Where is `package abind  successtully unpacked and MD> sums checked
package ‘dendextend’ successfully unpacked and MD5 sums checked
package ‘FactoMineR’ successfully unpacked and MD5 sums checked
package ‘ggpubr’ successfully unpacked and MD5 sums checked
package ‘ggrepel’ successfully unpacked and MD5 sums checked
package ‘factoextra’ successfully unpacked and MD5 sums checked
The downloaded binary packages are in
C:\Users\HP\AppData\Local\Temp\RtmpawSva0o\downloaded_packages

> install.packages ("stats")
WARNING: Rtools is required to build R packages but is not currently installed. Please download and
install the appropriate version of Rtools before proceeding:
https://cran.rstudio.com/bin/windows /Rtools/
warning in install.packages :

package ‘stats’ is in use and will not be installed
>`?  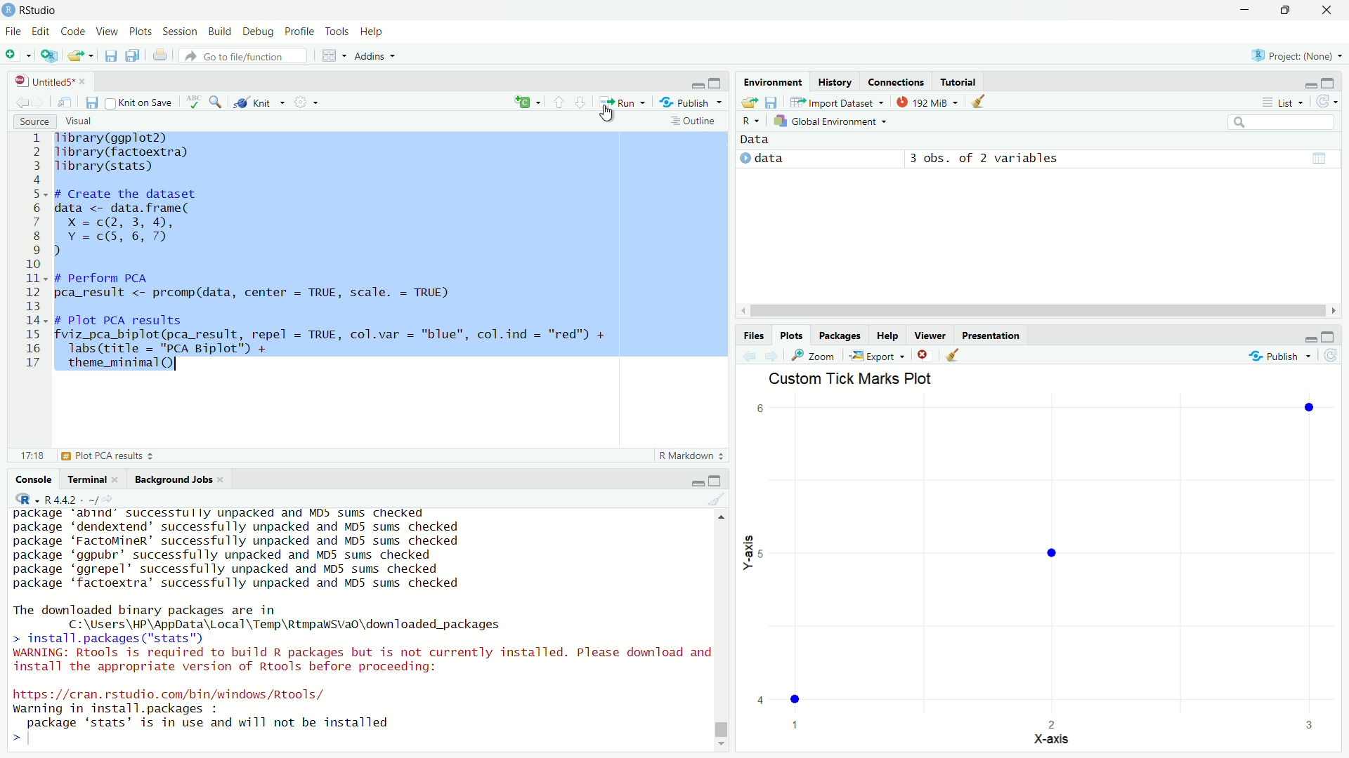 package abind  successtully unpacked and MD> sums checked
package ‘dendextend’ successfully unpacked and MD5 sums checked
package ‘FactoMineR’ successfully unpacked and MD5 sums checked
package ‘ggpubr’ successfully unpacked and MD5 sums checked
package ‘ggrepel’ successfully unpacked and MD5 sums checked
package ‘factoextra’ successfully unpacked and MD5 sums checked
The downloaded binary packages are in
C:\Users\HP\AppData\Local\Temp\RtmpawSva0o\downloaded_packages

> install.packages ("stats")
WARNING: Rtools is required to build R packages but is not currently installed. Please download and
install the appropriate version of Rtools before proceeding:
https://cran.rstudio.com/bin/windows /Rtools/
warning in install.packages :

package ‘stats’ is in use and will not be installed
> is located at coordinates (360, 627).